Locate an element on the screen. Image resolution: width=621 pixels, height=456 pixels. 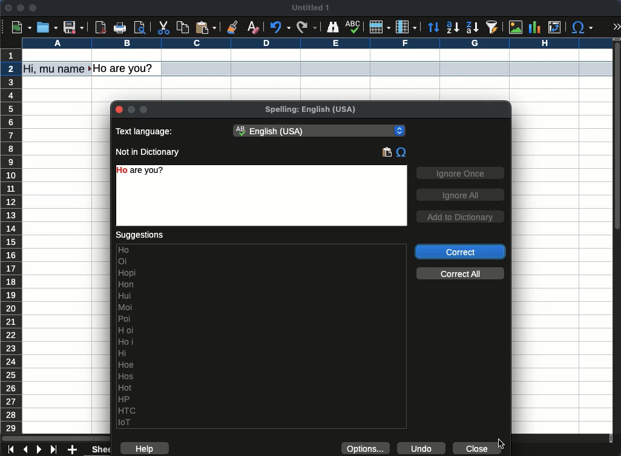
pdf preview is located at coordinates (101, 27).